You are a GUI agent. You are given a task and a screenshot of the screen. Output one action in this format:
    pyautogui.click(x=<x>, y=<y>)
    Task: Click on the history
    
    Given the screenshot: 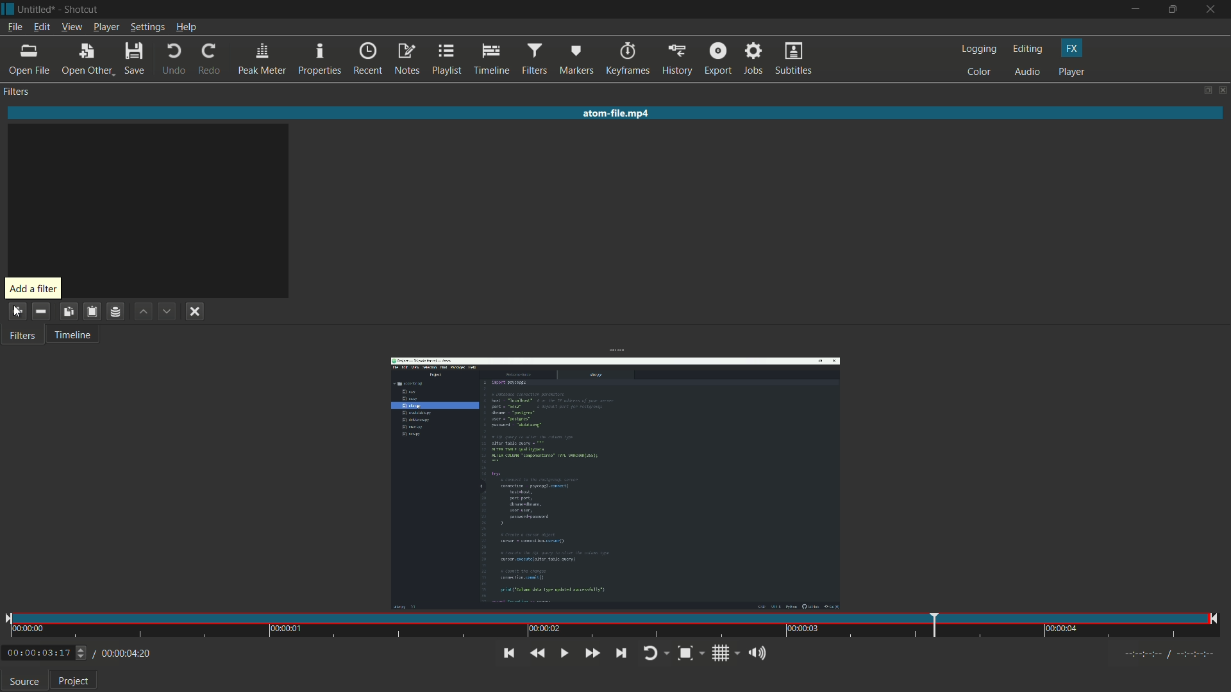 What is the action you would take?
    pyautogui.click(x=676, y=60)
    